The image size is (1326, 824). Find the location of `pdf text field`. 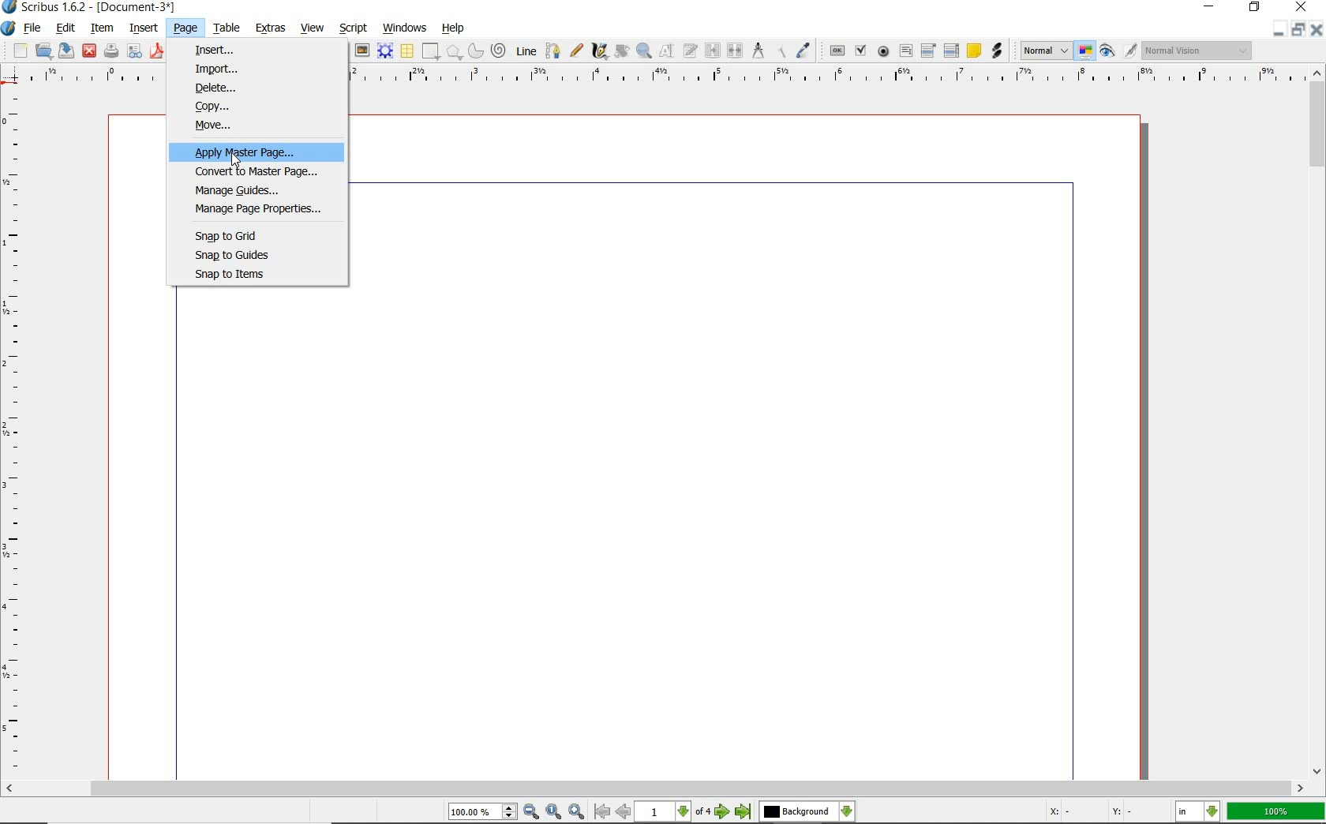

pdf text field is located at coordinates (907, 49).